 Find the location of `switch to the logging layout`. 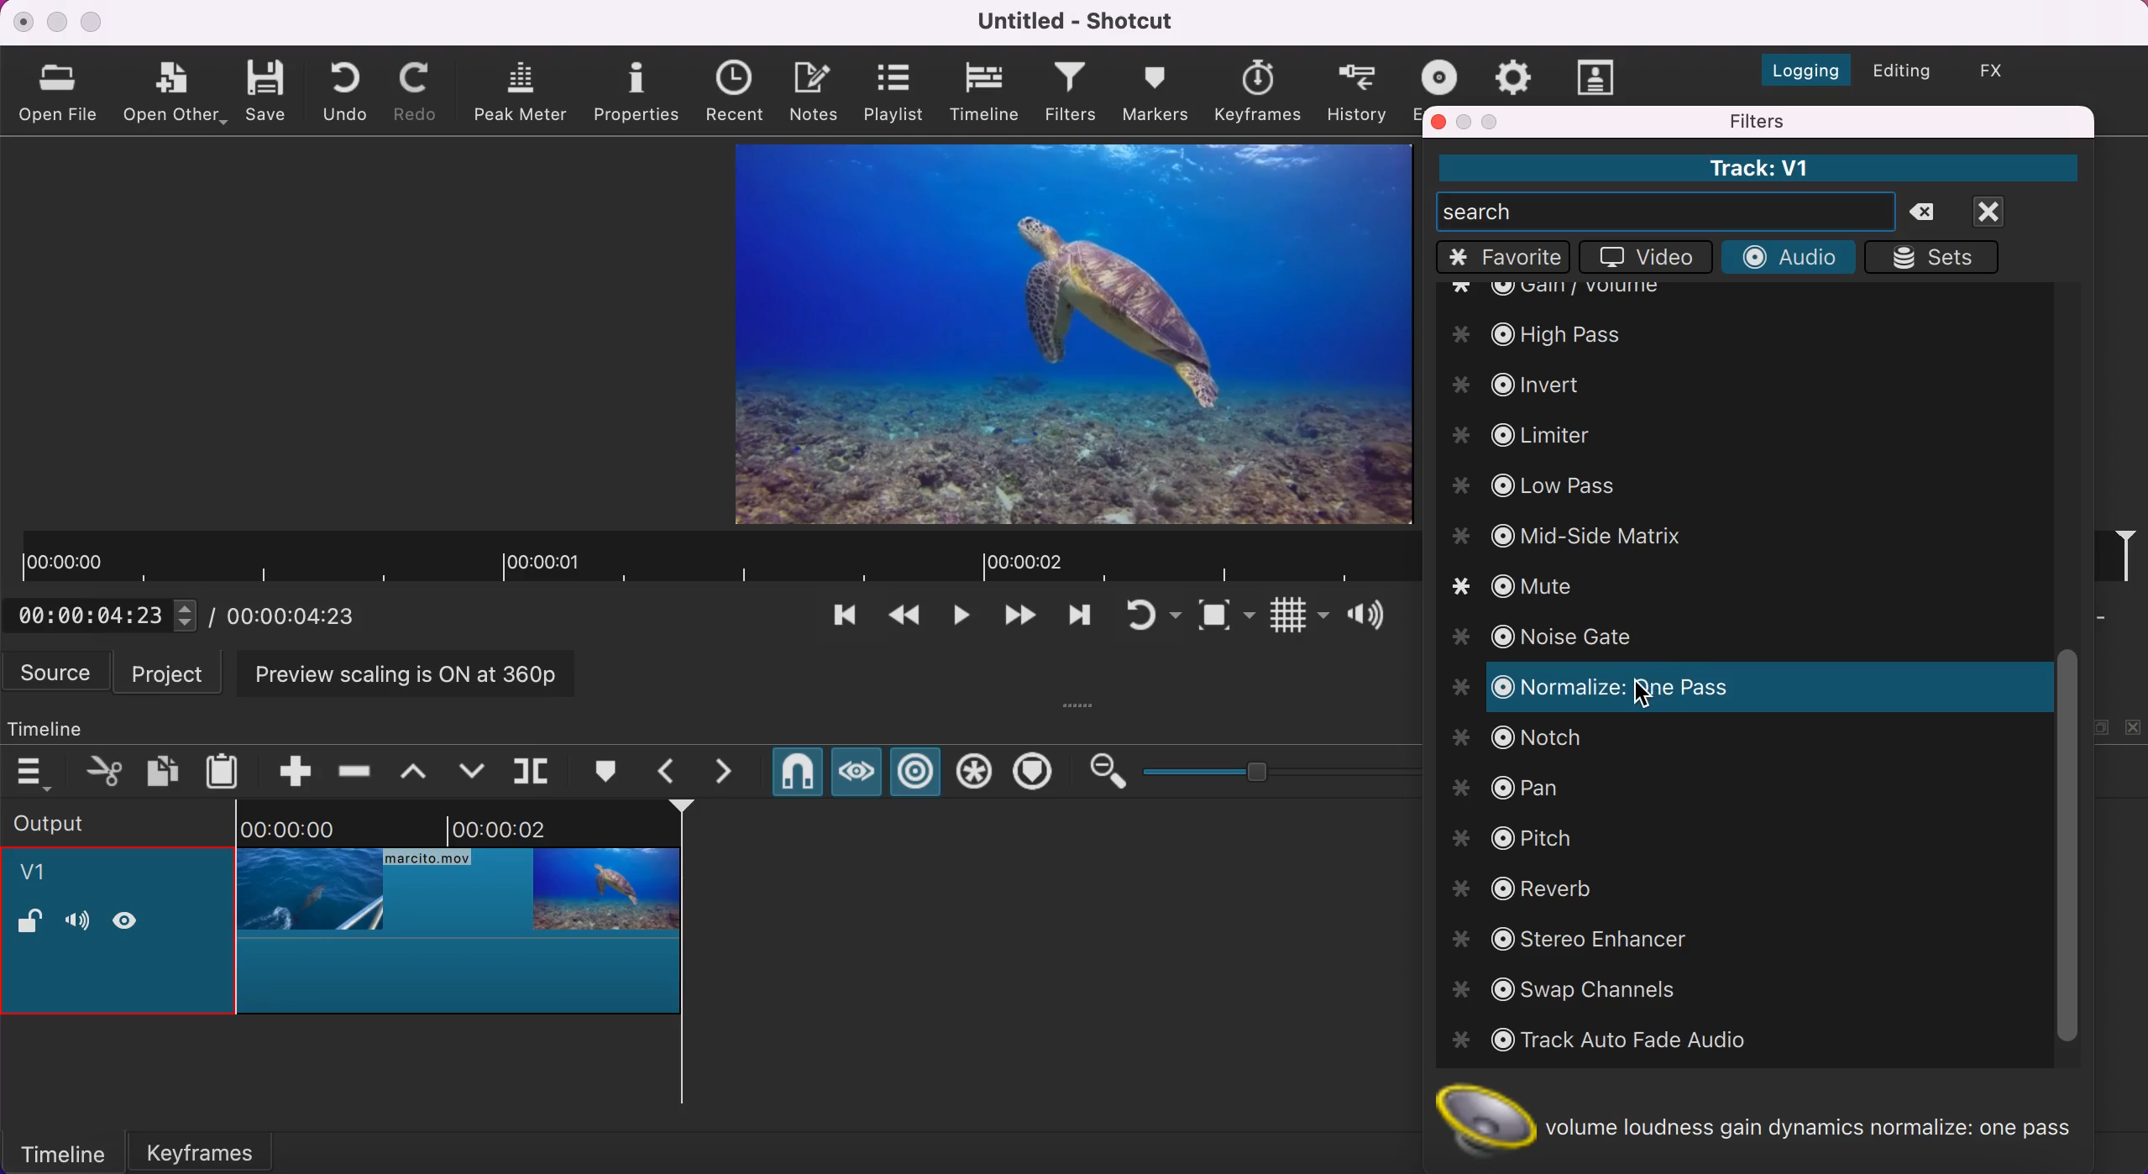

switch to the logging layout is located at coordinates (1796, 66).